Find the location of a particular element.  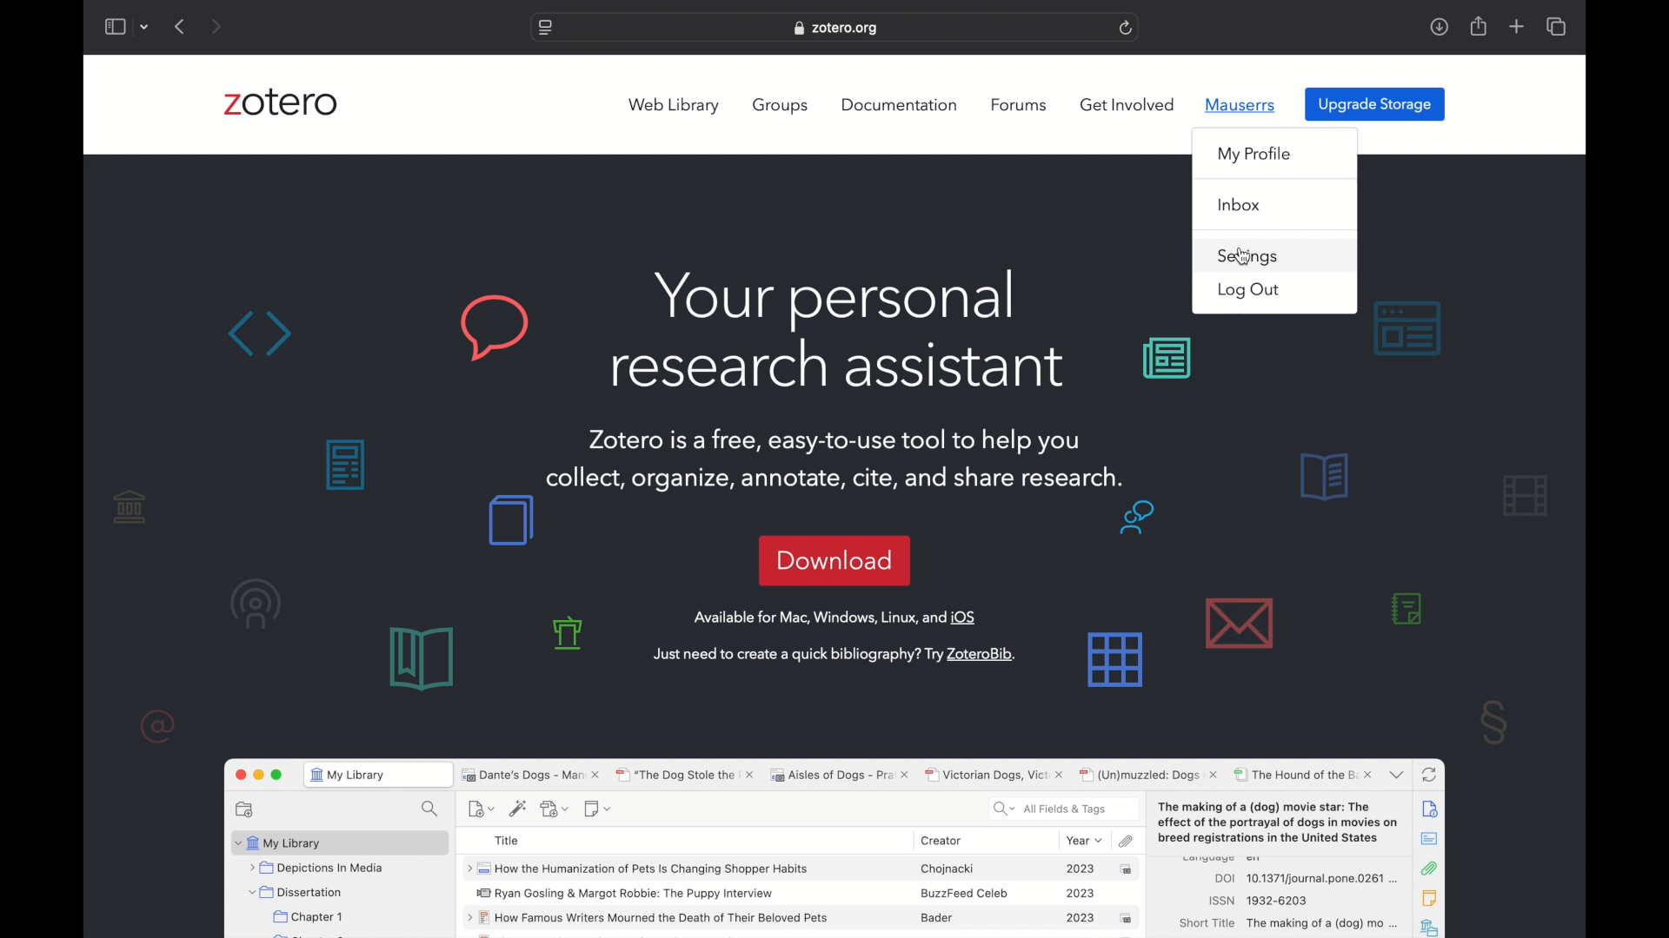

inbox is located at coordinates (1240, 206).